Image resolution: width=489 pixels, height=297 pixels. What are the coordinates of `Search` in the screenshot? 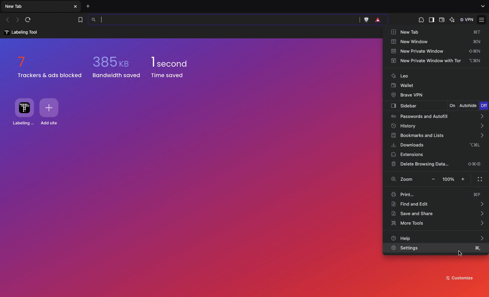 It's located at (223, 20).